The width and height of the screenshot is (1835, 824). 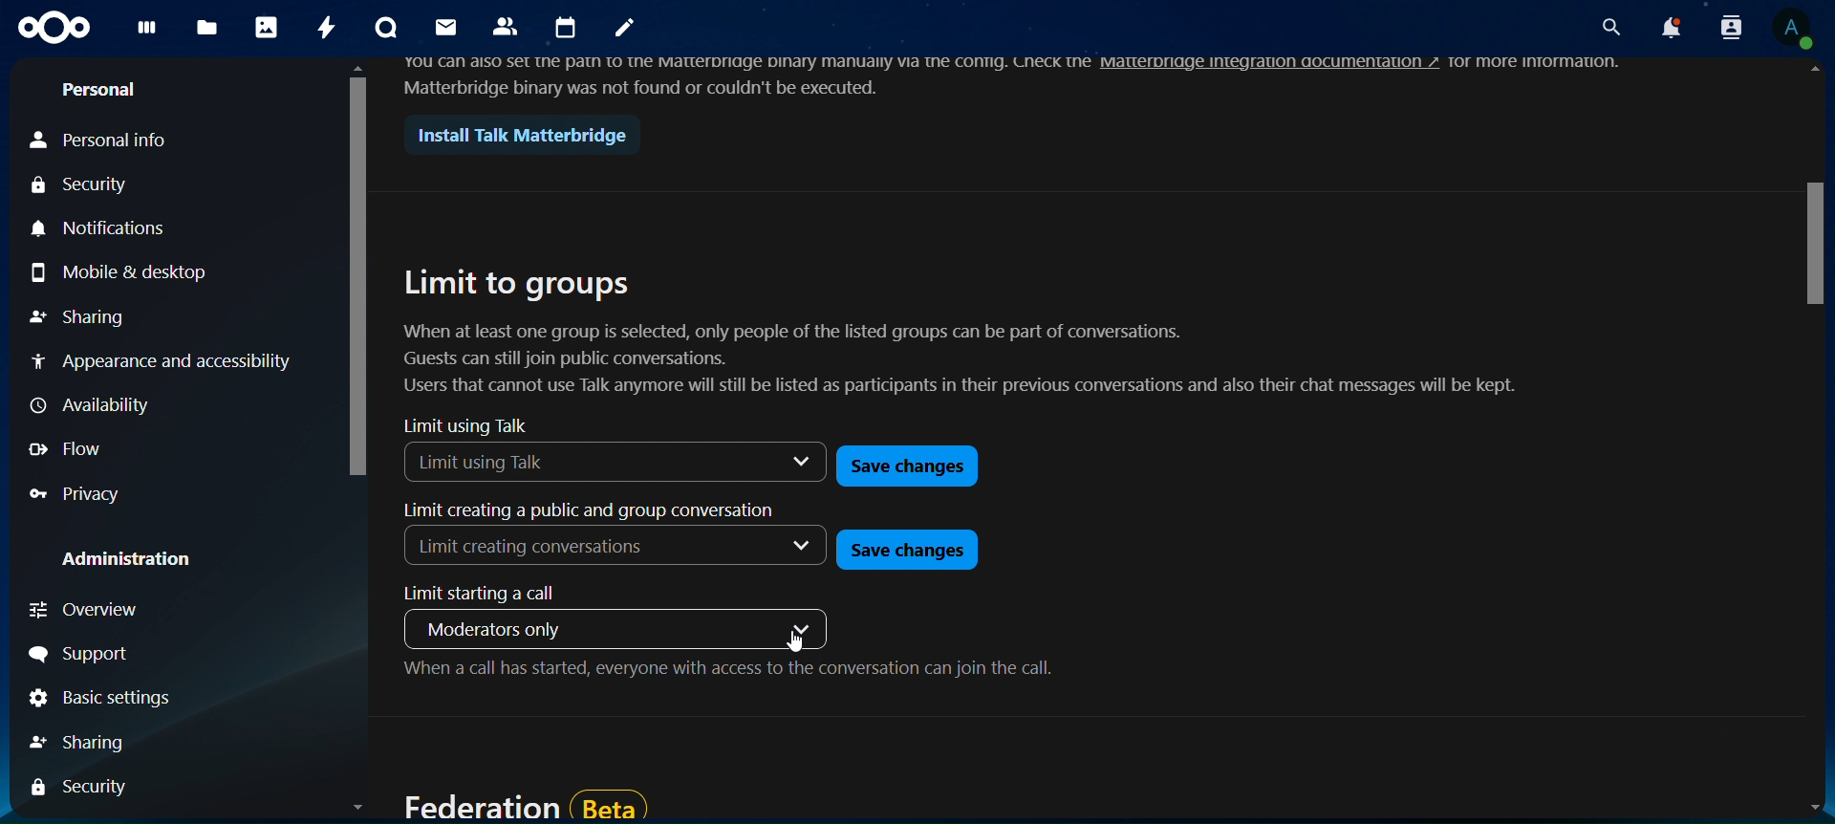 What do you see at coordinates (269, 29) in the screenshot?
I see `photos` at bounding box center [269, 29].